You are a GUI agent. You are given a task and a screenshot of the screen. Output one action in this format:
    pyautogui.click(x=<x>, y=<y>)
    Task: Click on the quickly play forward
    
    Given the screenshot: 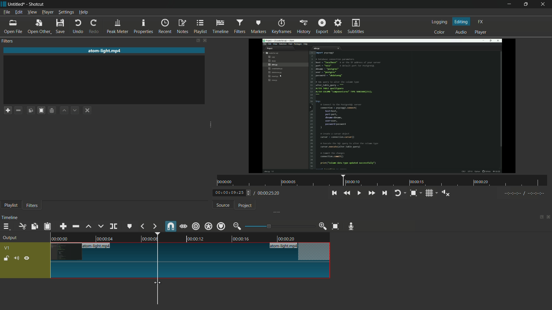 What is the action you would take?
    pyautogui.click(x=371, y=193)
    